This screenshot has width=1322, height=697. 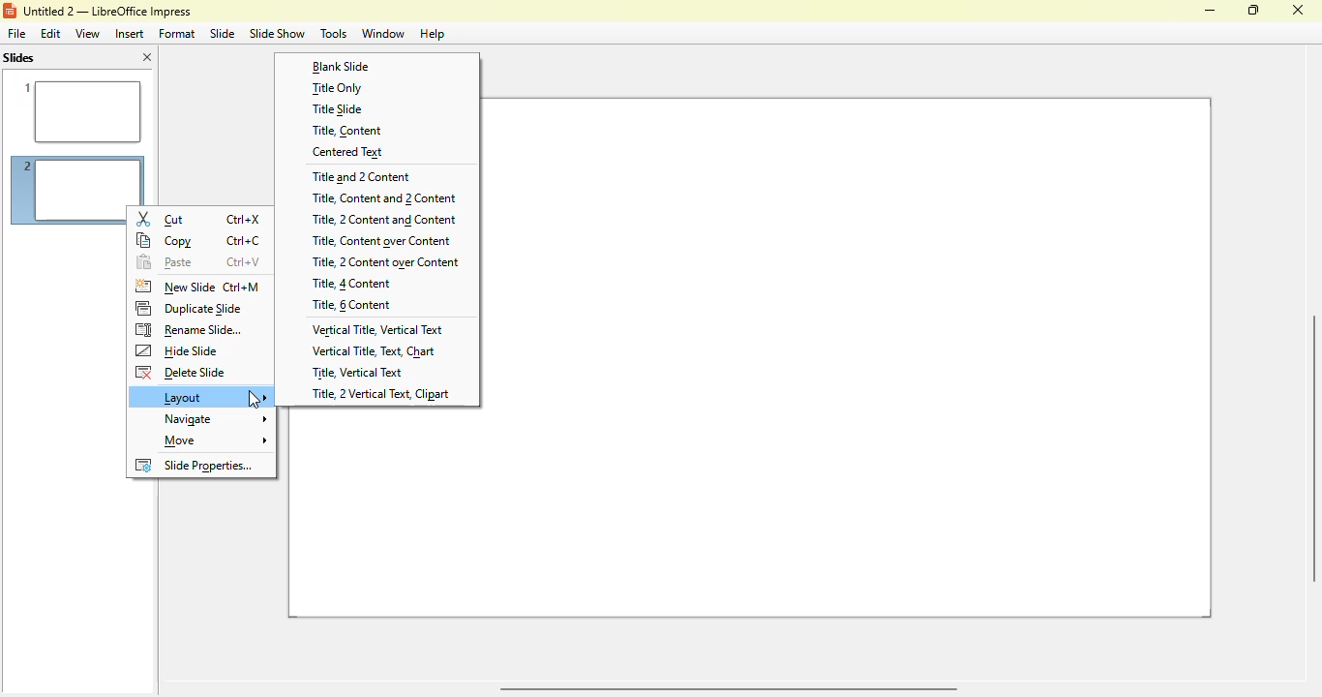 What do you see at coordinates (1210, 11) in the screenshot?
I see `minimize` at bounding box center [1210, 11].